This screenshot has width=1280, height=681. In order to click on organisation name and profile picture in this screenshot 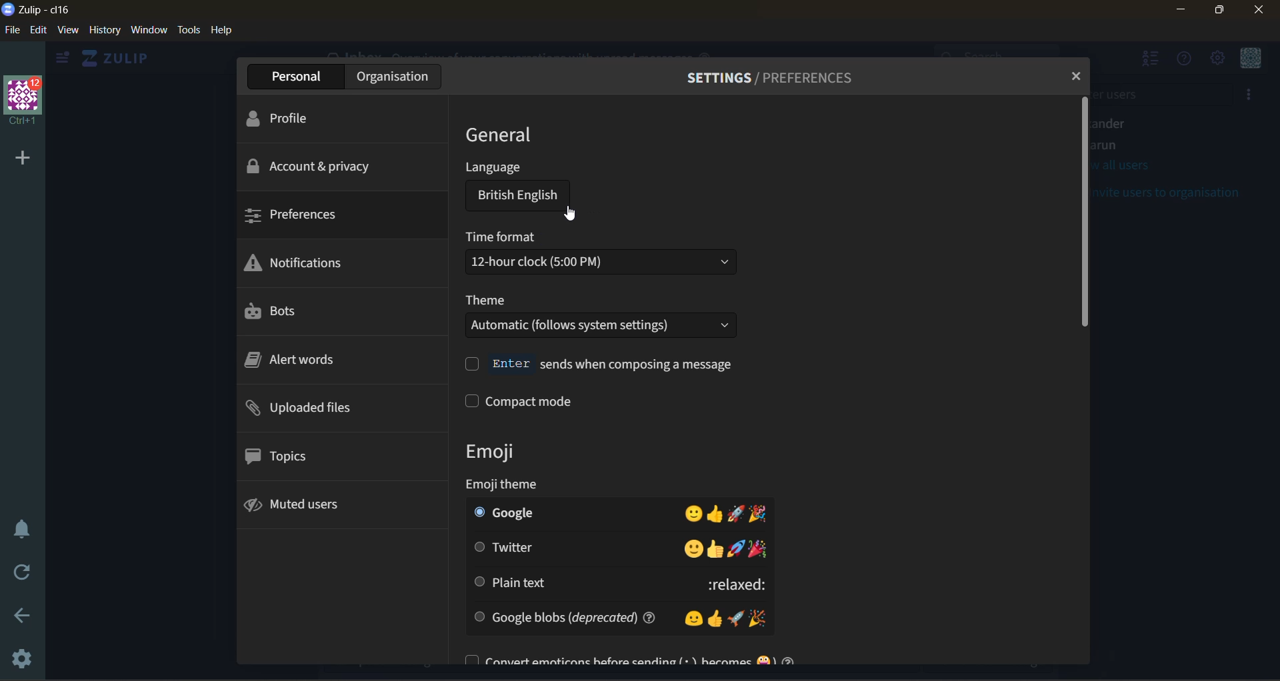, I will do `click(24, 99)`.